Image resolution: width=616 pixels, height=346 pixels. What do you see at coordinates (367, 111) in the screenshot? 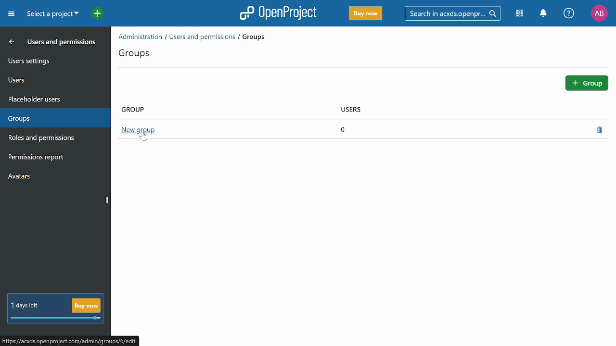
I see `user` at bounding box center [367, 111].